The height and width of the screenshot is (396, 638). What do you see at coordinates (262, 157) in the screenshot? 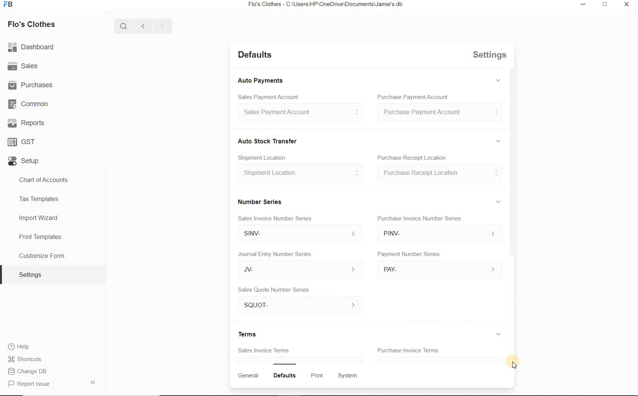
I see `Shipment Location` at bounding box center [262, 157].